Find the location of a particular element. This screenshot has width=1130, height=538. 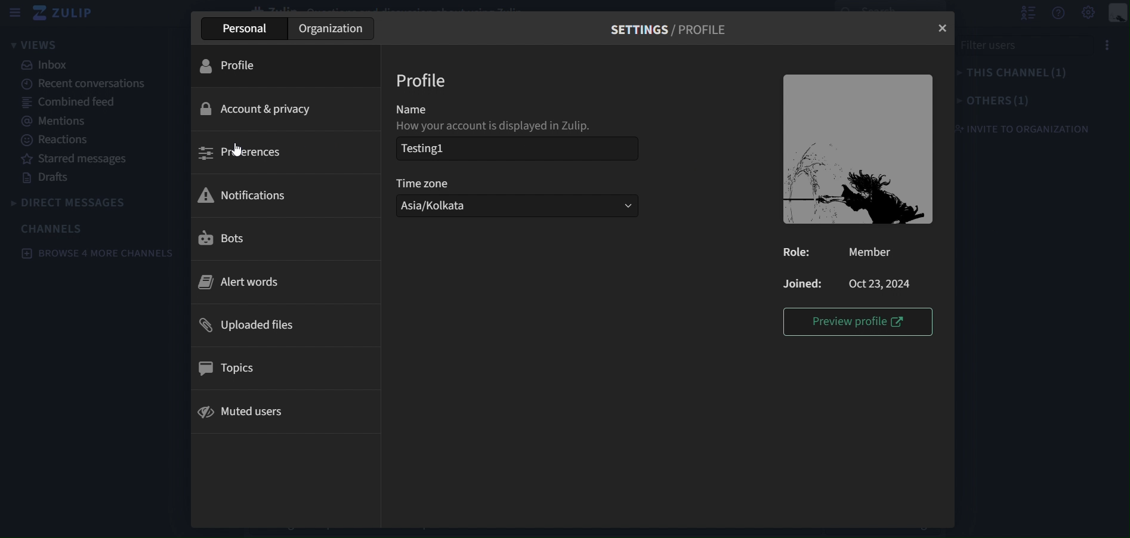

Joined Oct 23,2024 is located at coordinates (857, 283).